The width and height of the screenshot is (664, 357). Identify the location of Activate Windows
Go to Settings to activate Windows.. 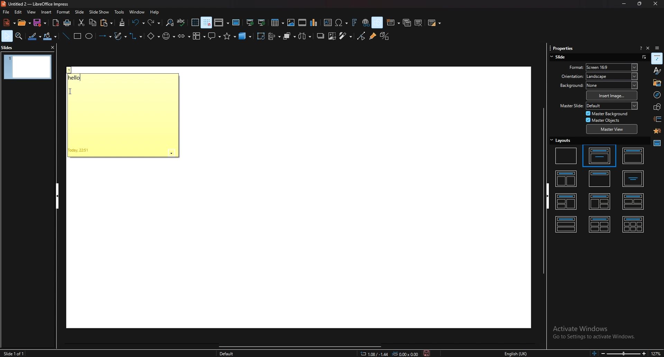
(595, 333).